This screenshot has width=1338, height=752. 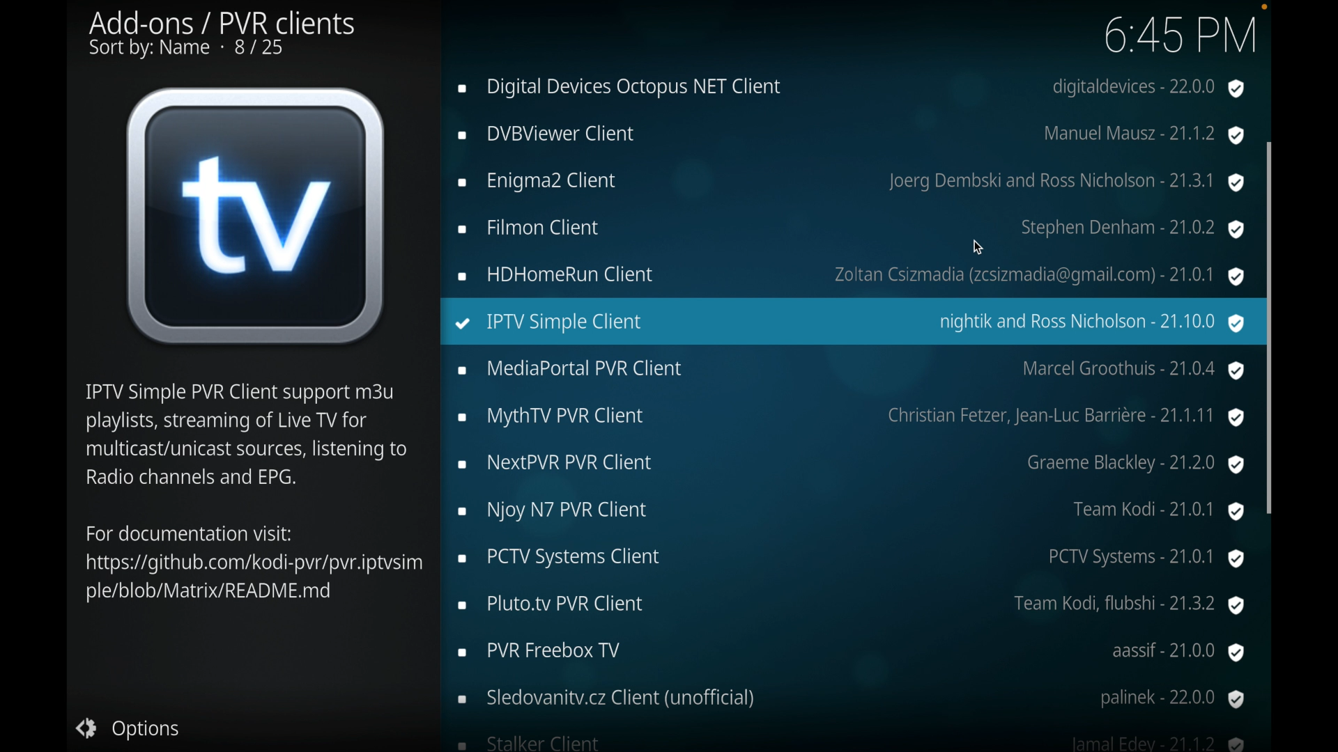 I want to click on add-ons/ pvr clients, so click(x=224, y=35).